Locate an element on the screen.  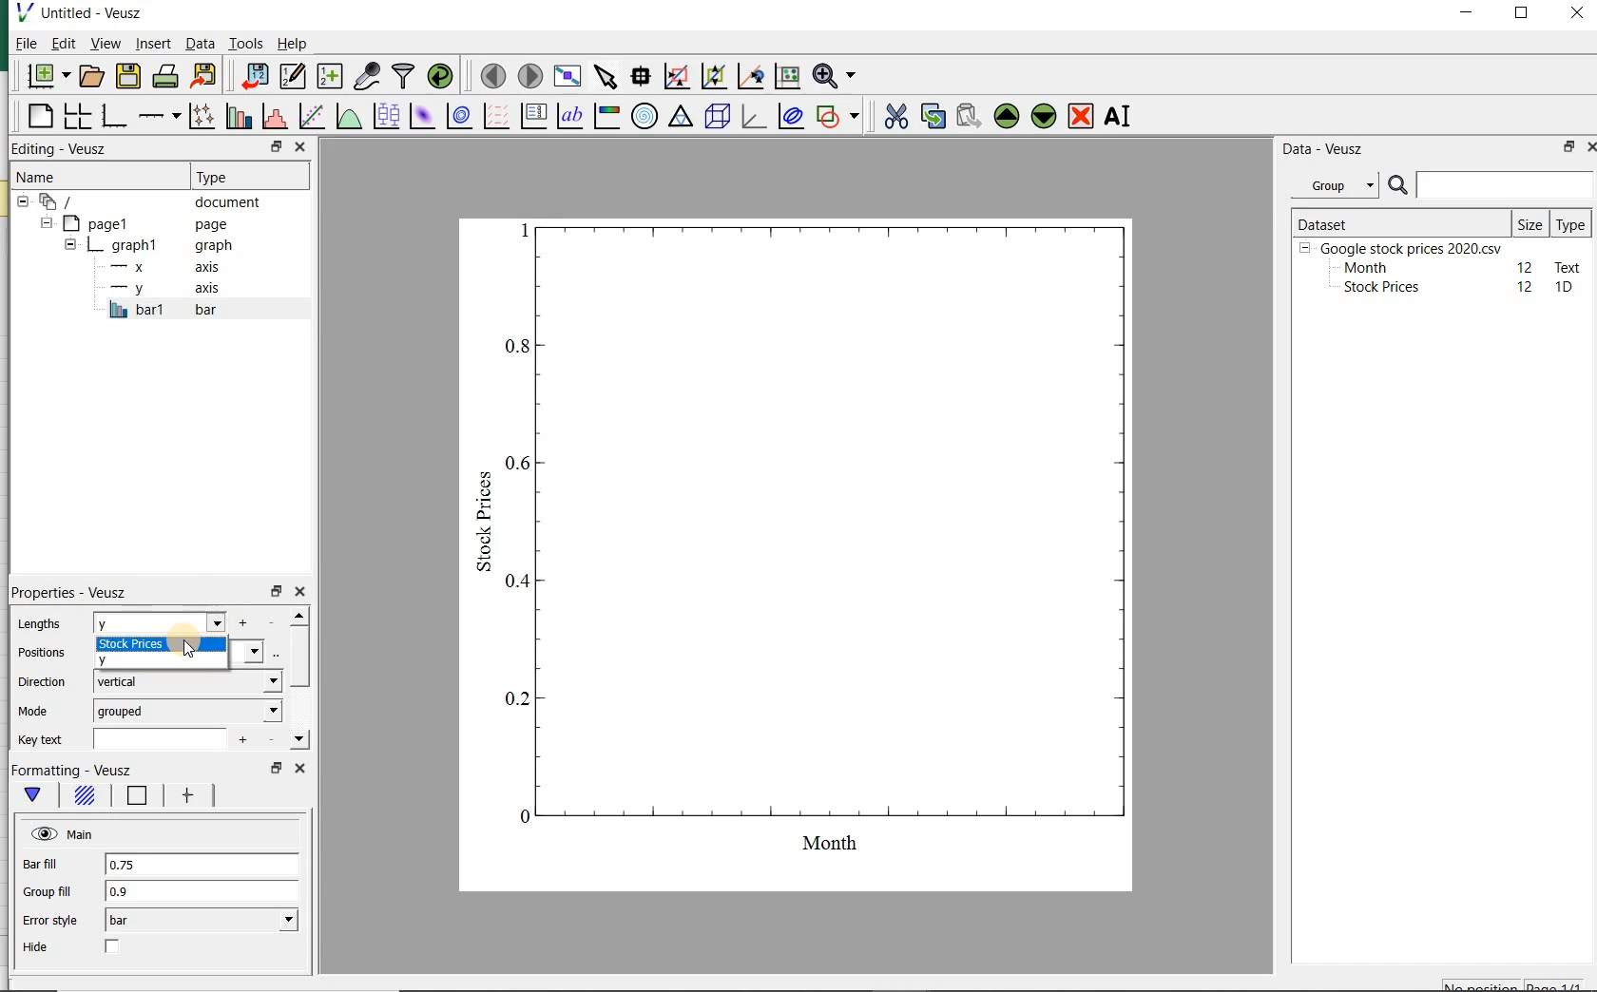
minimize is located at coordinates (1468, 14).